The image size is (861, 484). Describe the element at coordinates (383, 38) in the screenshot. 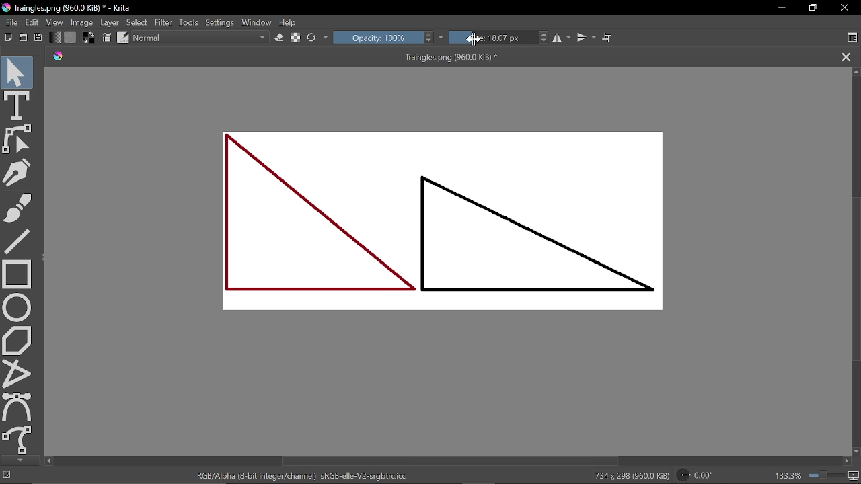

I see `Opacity: 100%` at that location.